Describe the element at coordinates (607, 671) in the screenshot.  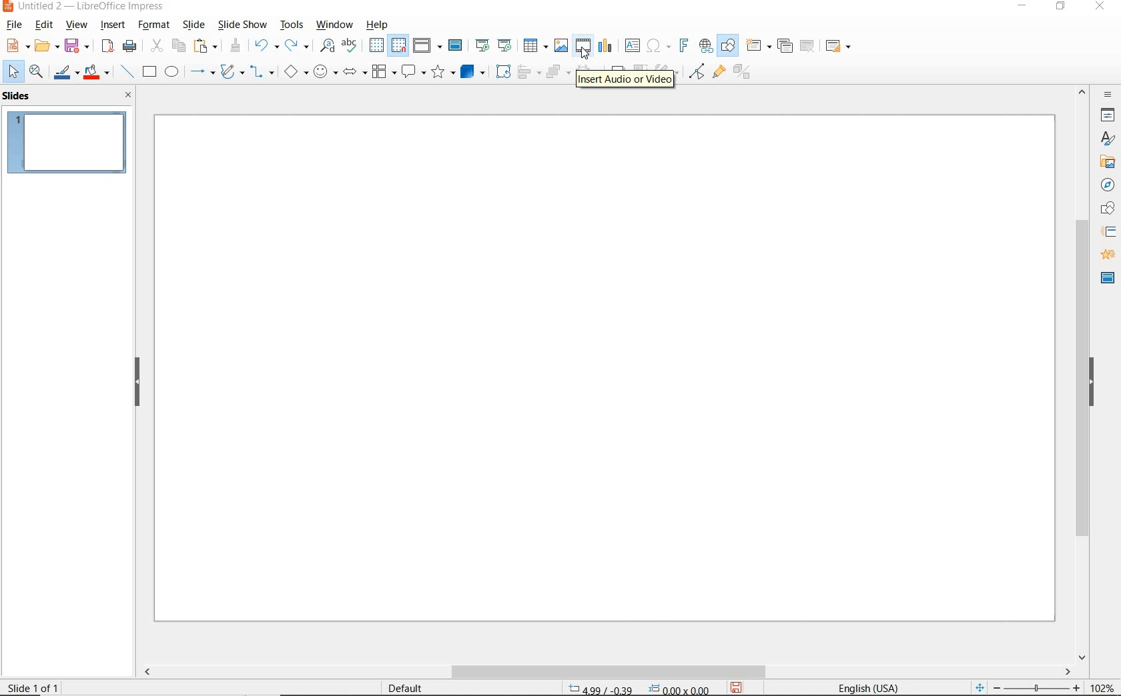
I see `SCROLL BAR` at that location.